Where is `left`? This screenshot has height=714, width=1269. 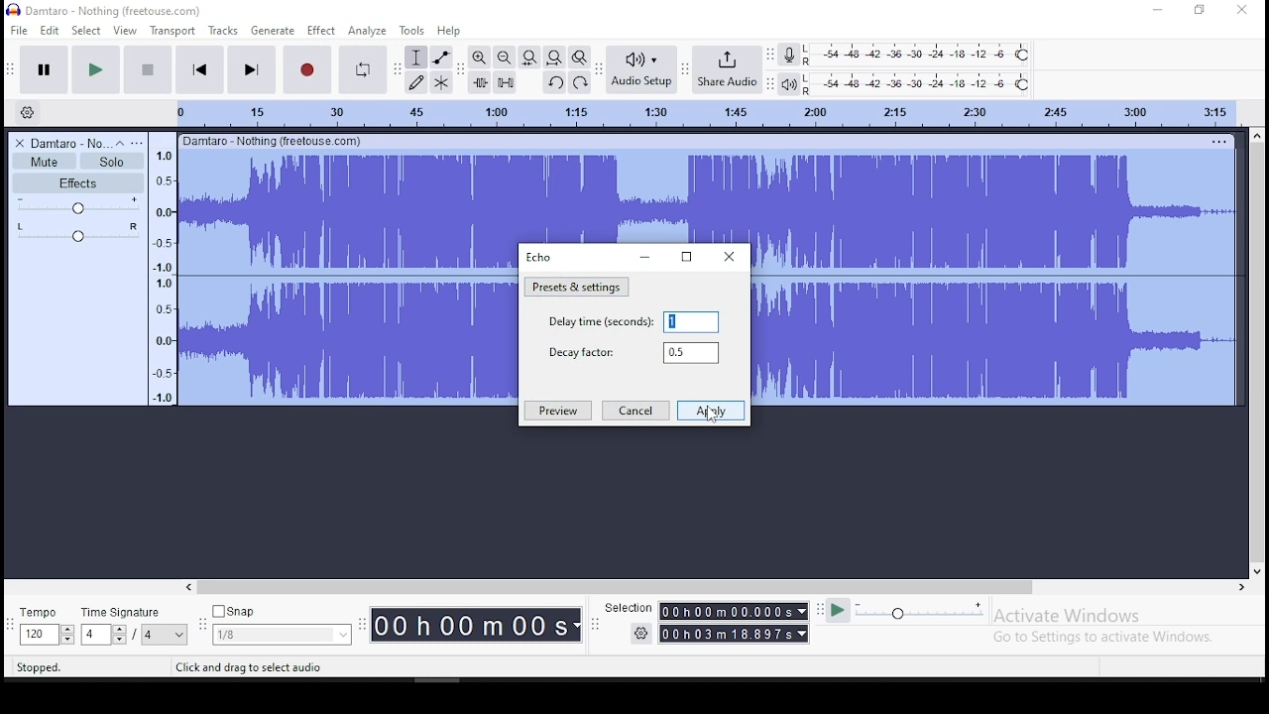 left is located at coordinates (191, 587).